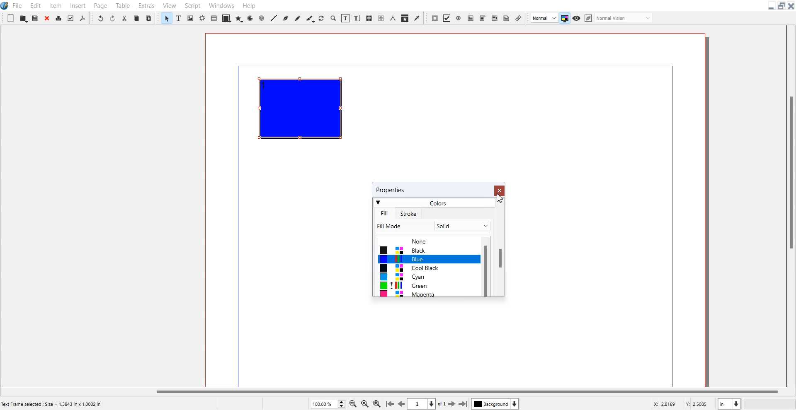 The image size is (796, 410). What do you see at coordinates (358, 18) in the screenshot?
I see `Edit Text` at bounding box center [358, 18].